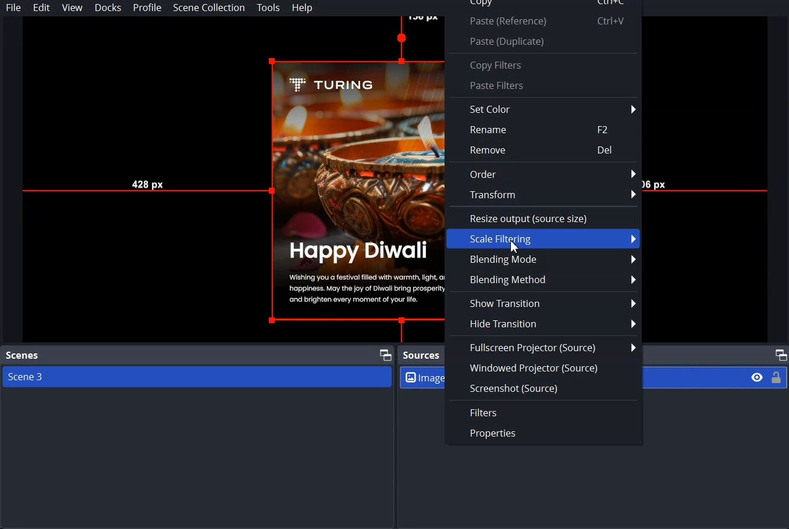  I want to click on Set colour, so click(543, 108).